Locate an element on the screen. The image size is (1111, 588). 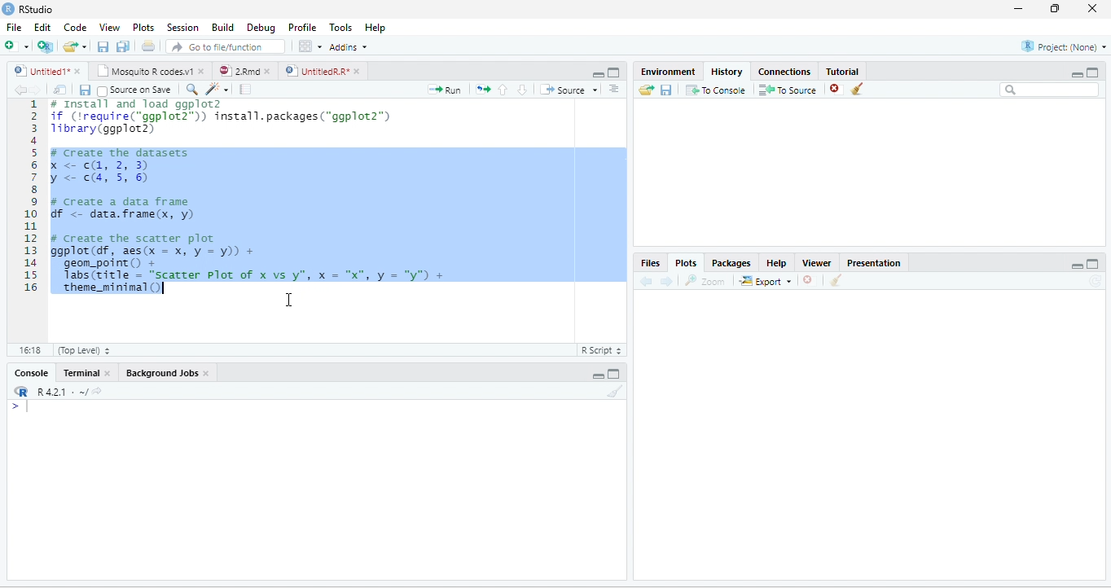
Untitled1* is located at coordinates (39, 71).